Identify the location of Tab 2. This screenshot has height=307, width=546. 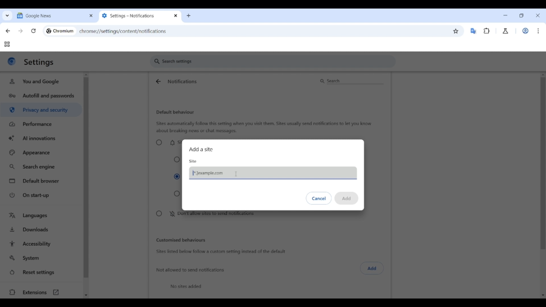
(135, 16).